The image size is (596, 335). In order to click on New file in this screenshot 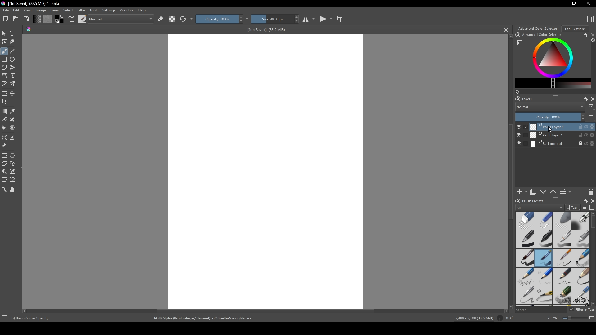, I will do `click(5, 20)`.